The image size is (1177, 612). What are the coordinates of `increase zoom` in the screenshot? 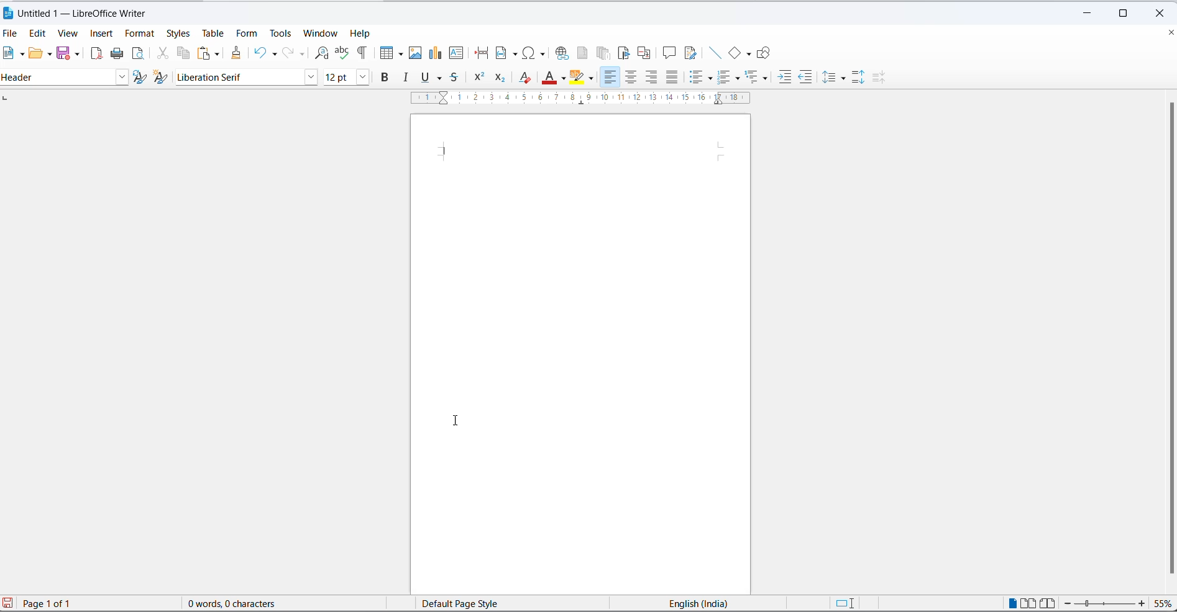 It's located at (1142, 604).